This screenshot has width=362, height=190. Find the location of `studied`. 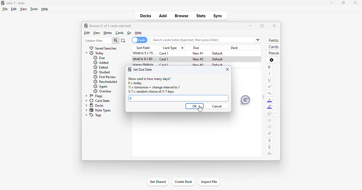

studied is located at coordinates (101, 72).